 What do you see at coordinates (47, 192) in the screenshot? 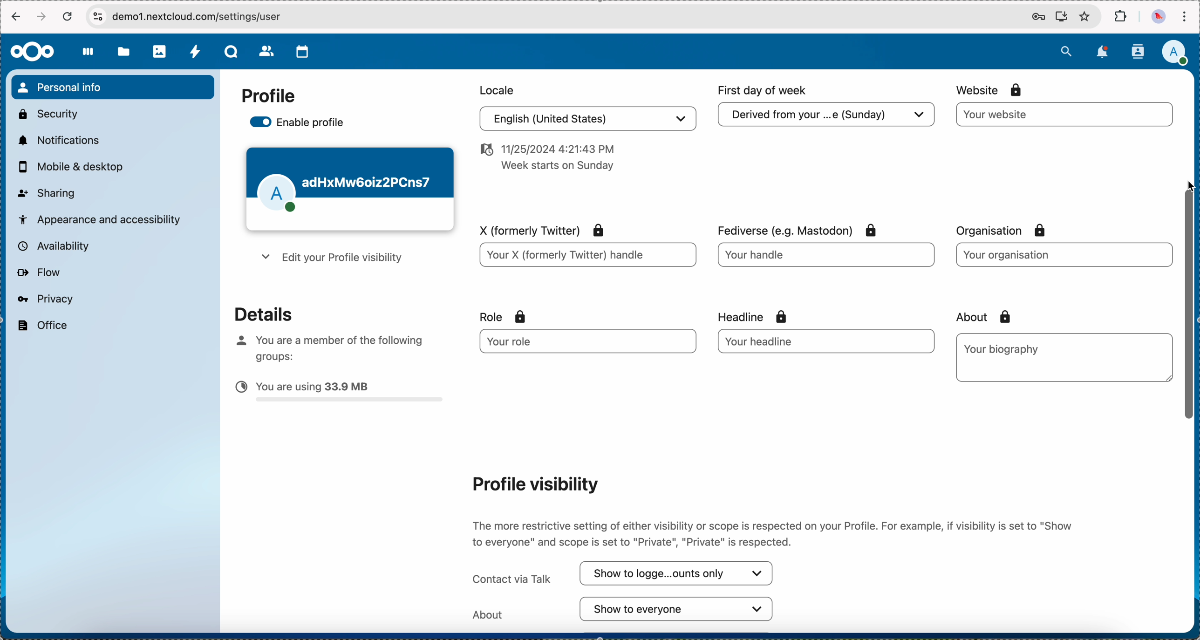
I see `sharing` at bounding box center [47, 192].